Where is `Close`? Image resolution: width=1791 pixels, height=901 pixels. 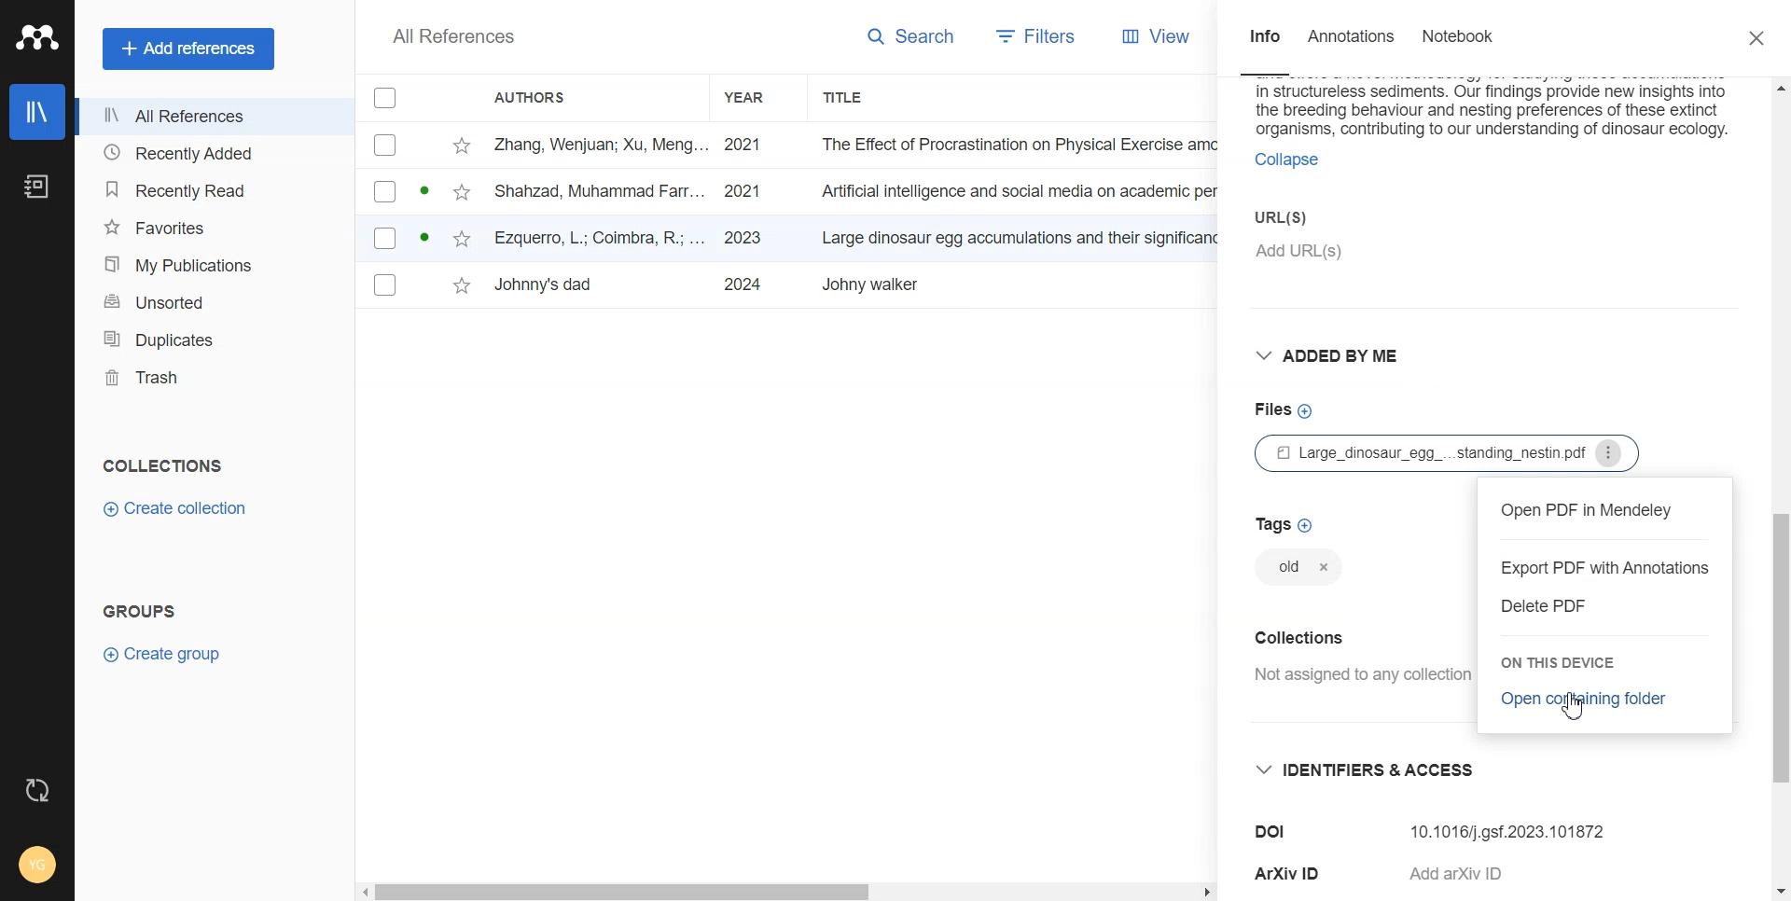 Close is located at coordinates (1760, 39).